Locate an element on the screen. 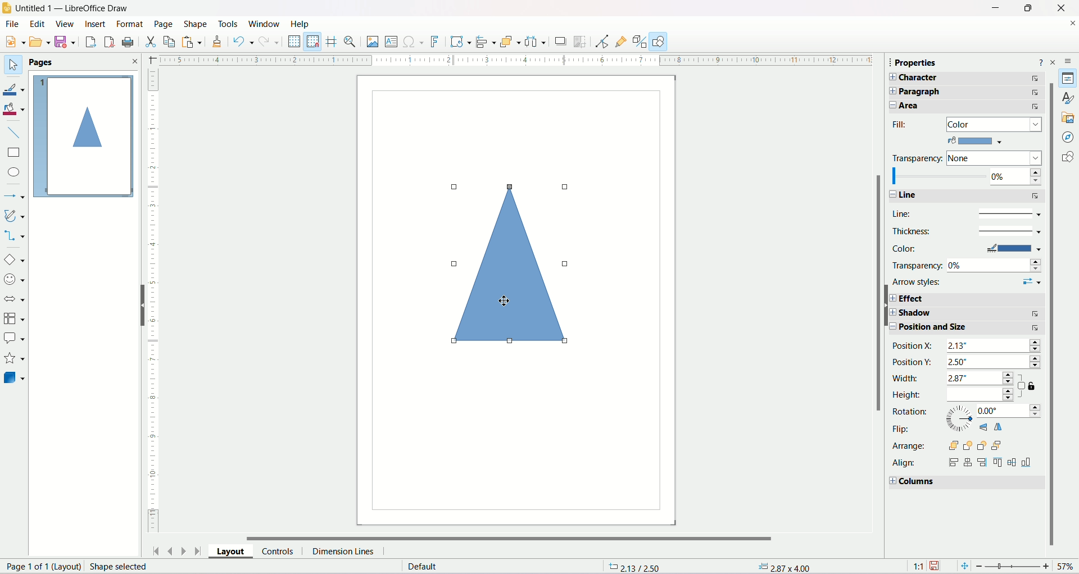  Shape is located at coordinates (196, 24).